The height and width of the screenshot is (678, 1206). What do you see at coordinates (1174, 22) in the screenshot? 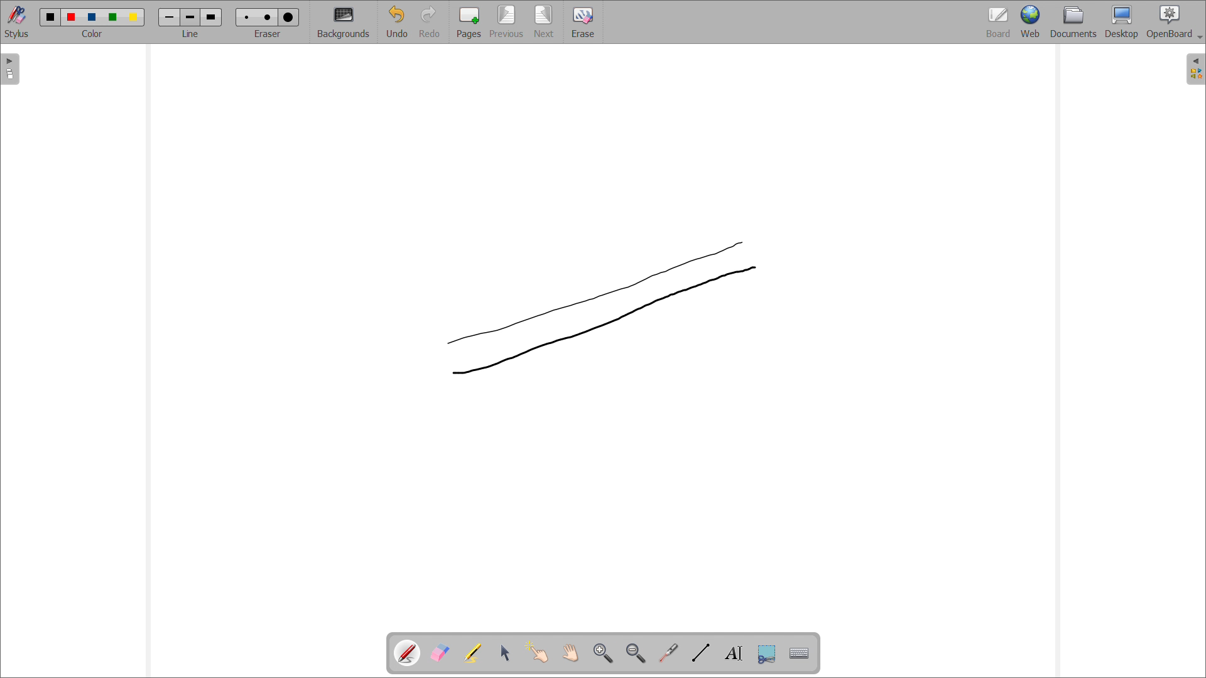
I see `openboard settings` at bounding box center [1174, 22].